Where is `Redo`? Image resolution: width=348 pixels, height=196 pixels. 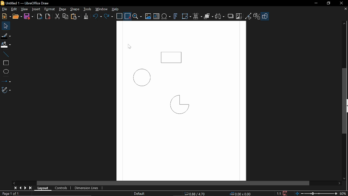 Redo is located at coordinates (109, 17).